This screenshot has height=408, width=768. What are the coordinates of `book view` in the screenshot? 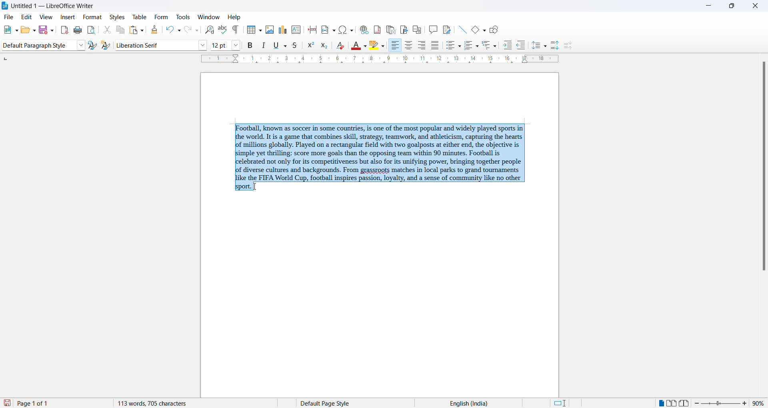 It's located at (686, 403).